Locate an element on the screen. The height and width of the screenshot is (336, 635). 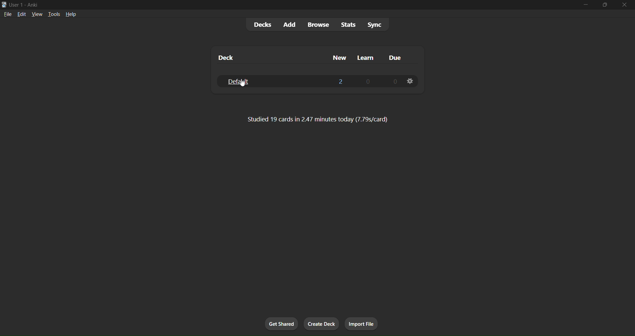
deck is located at coordinates (226, 57).